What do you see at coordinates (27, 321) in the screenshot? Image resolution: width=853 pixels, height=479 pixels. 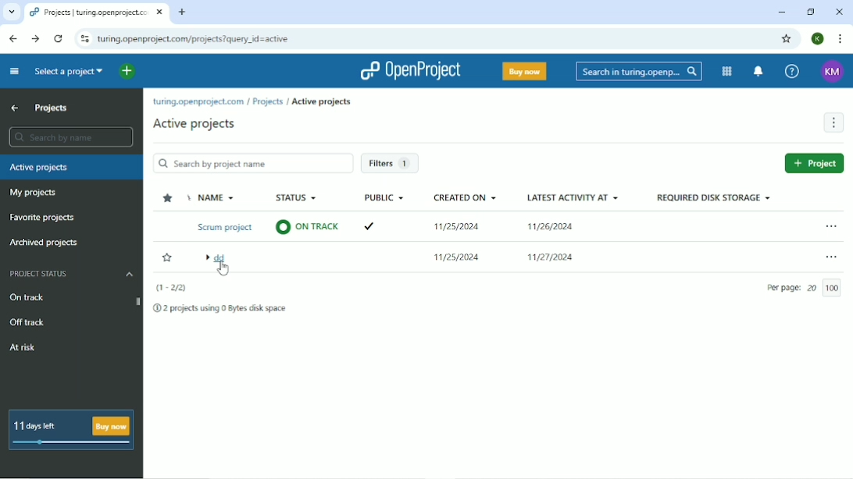 I see `Off track` at bounding box center [27, 321].